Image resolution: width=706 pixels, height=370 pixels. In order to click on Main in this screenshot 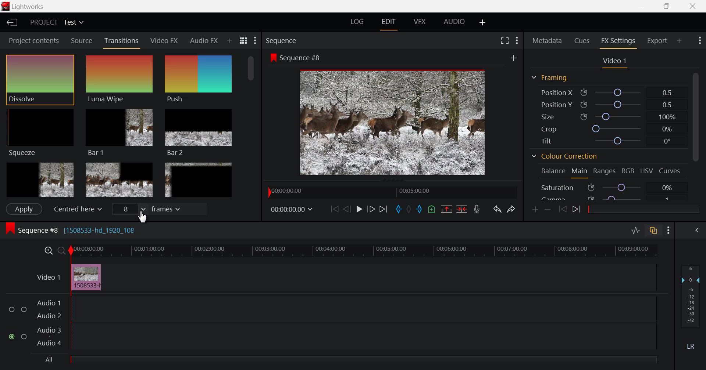, I will do `click(580, 172)`.